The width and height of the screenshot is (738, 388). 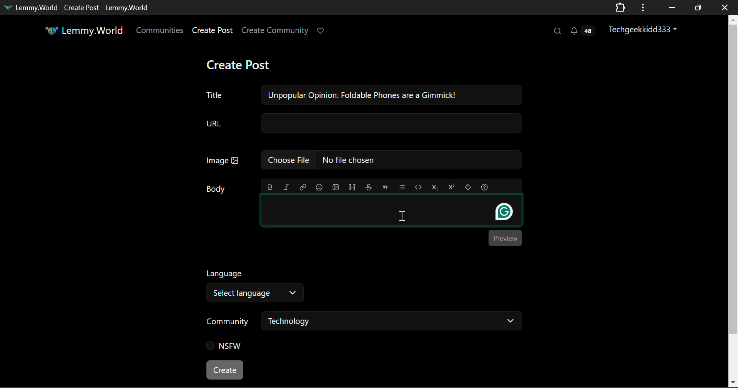 I want to click on Create Post Button, so click(x=226, y=370).